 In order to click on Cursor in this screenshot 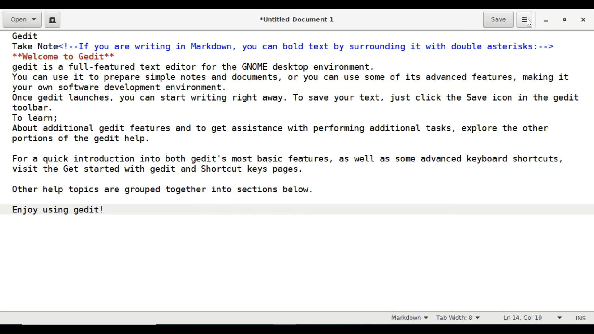, I will do `click(528, 22)`.